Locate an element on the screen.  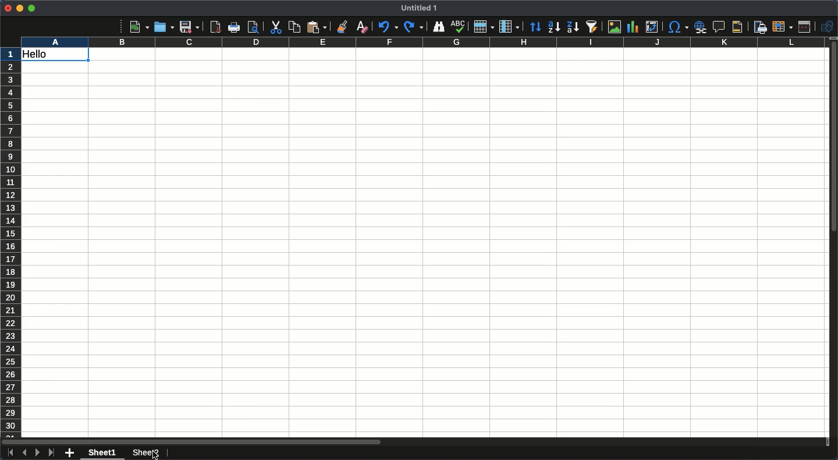
Define print area is located at coordinates (759, 27).